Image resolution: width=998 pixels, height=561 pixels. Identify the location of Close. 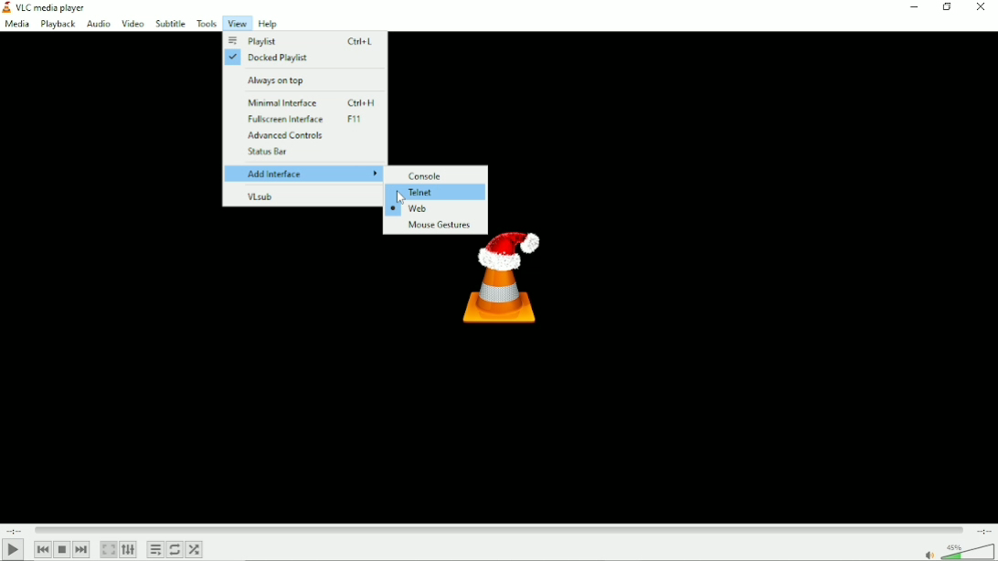
(983, 9).